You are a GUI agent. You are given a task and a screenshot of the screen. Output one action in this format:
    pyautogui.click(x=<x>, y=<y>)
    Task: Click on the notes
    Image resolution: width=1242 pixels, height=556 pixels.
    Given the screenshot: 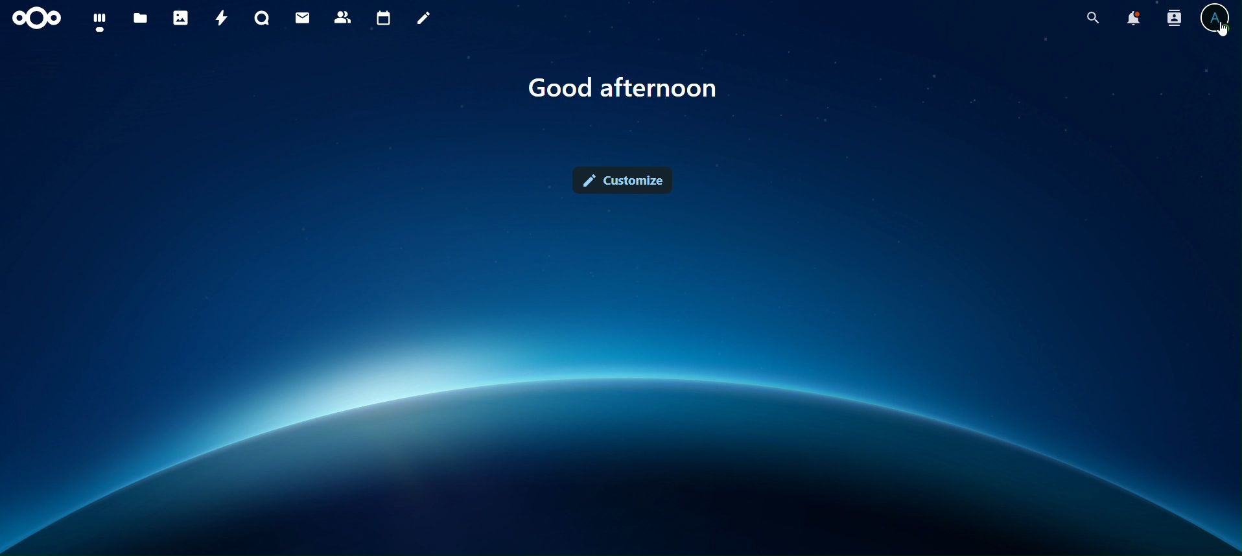 What is the action you would take?
    pyautogui.click(x=424, y=19)
    